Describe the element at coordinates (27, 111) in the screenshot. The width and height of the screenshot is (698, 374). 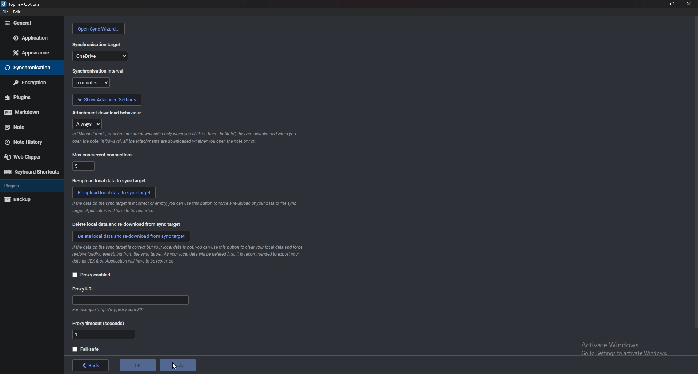
I see `markdown` at that location.